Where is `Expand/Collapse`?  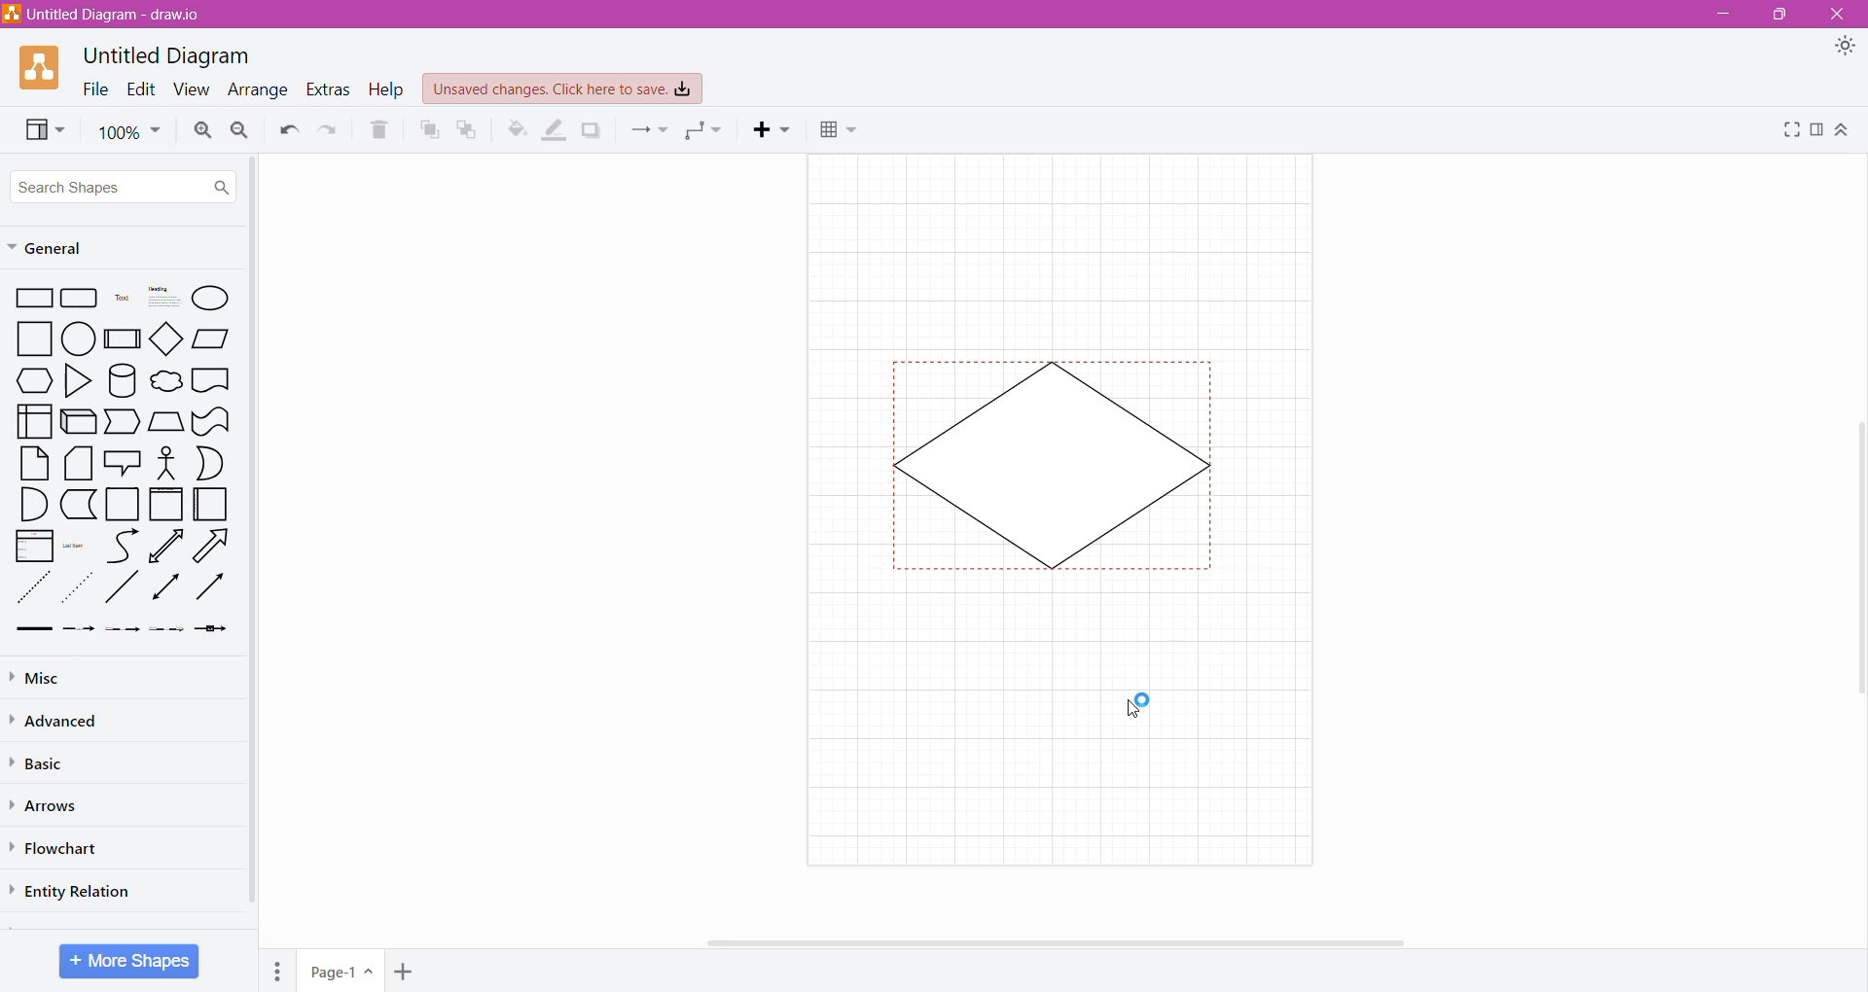
Expand/Collapse is located at coordinates (1844, 130).